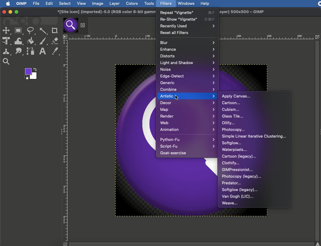 Image resolution: width=321 pixels, height=246 pixels. Describe the element at coordinates (104, 12) in the screenshot. I see `GIMP project` at that location.